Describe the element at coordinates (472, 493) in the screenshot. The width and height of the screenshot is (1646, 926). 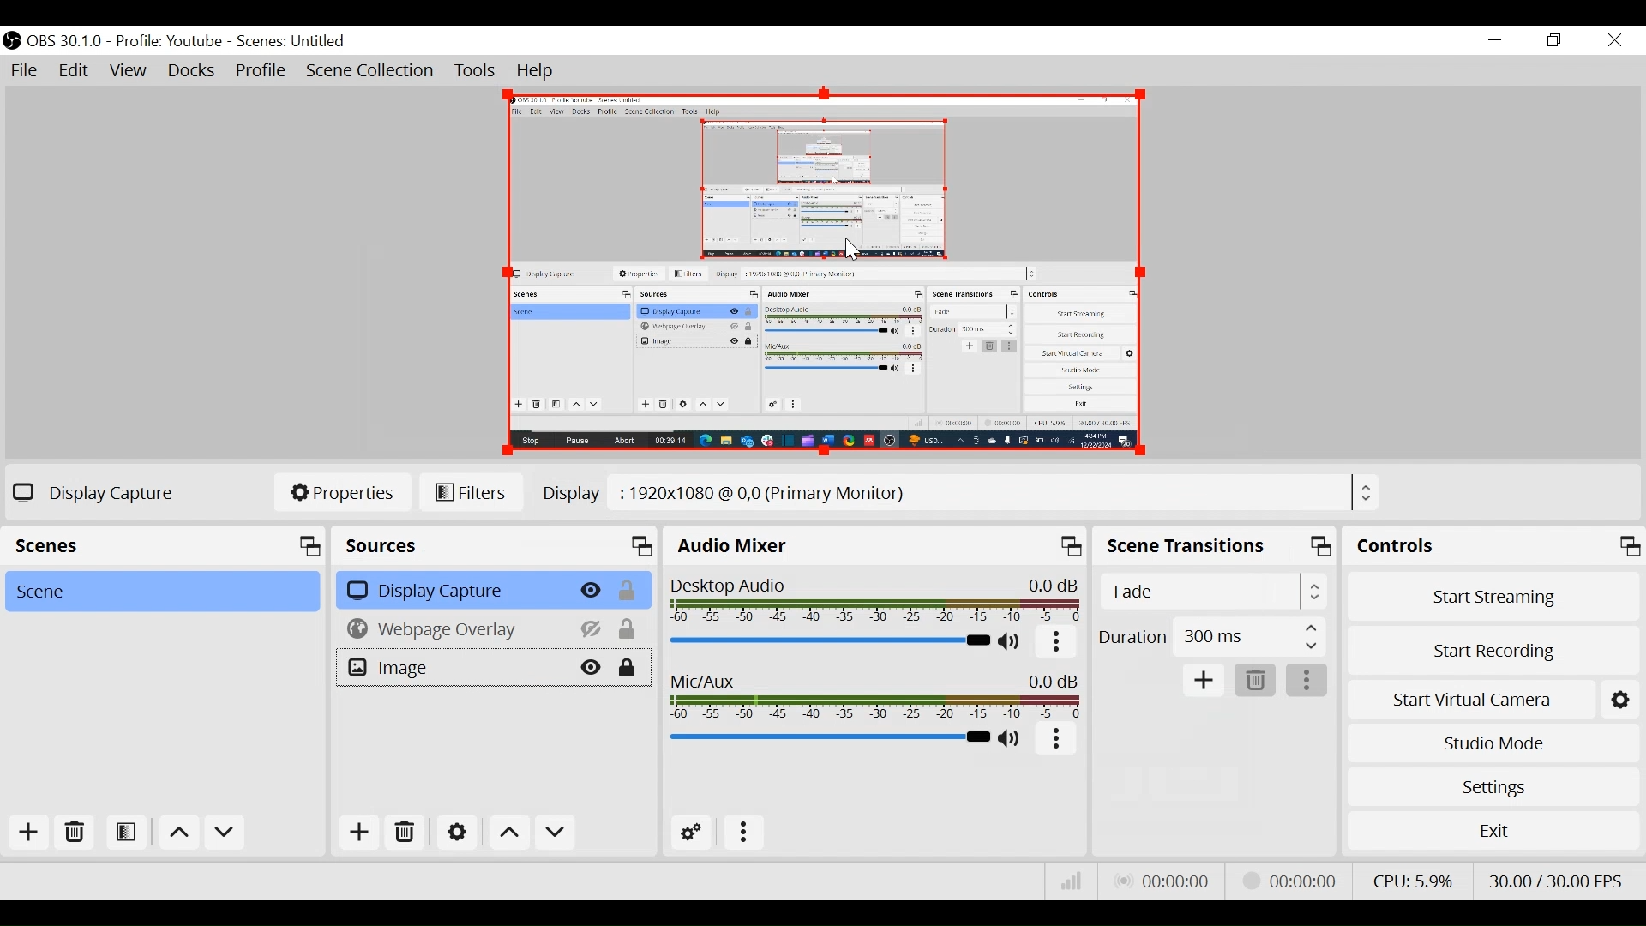
I see `Filters` at that location.